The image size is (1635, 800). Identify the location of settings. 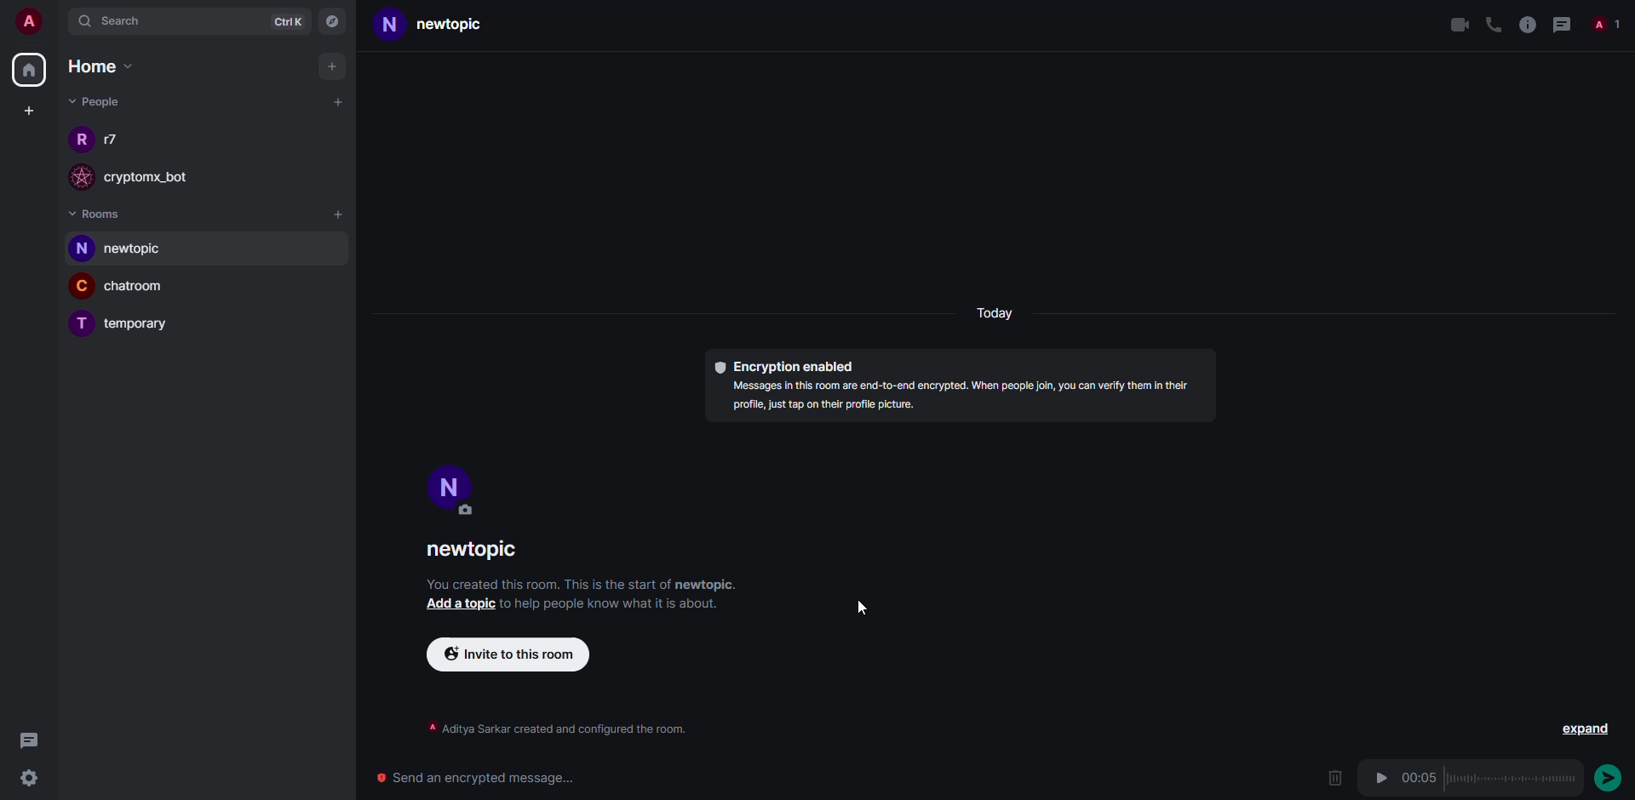
(36, 779).